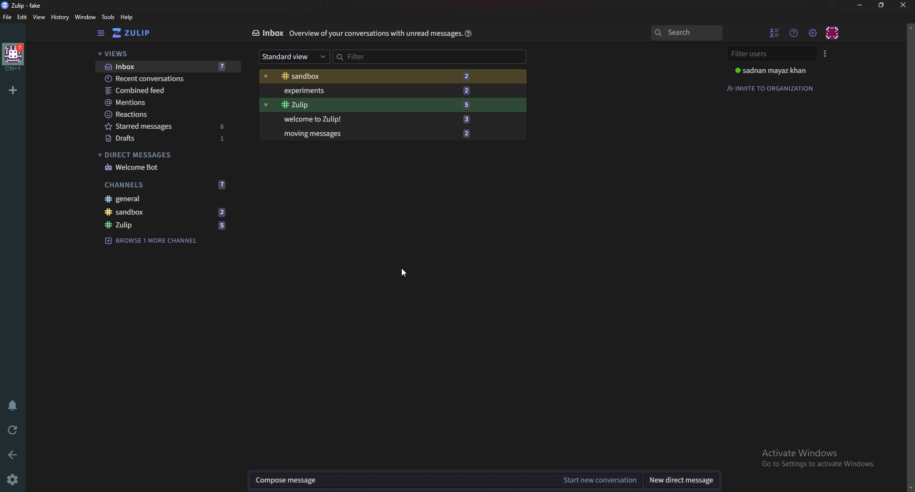 The width and height of the screenshot is (915, 492). What do you see at coordinates (688, 32) in the screenshot?
I see `Search` at bounding box center [688, 32].